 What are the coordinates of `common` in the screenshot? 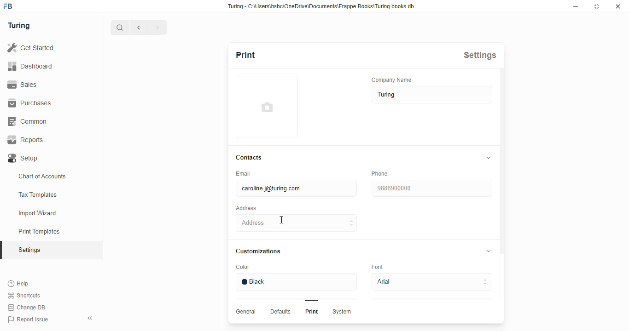 It's located at (29, 121).